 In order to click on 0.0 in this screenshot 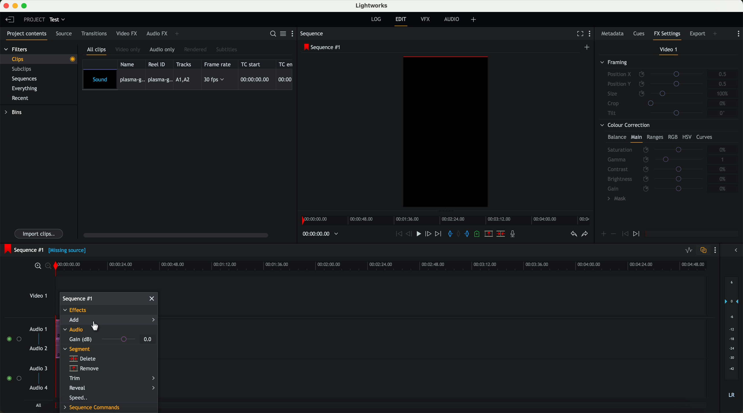, I will do `click(148, 339)`.